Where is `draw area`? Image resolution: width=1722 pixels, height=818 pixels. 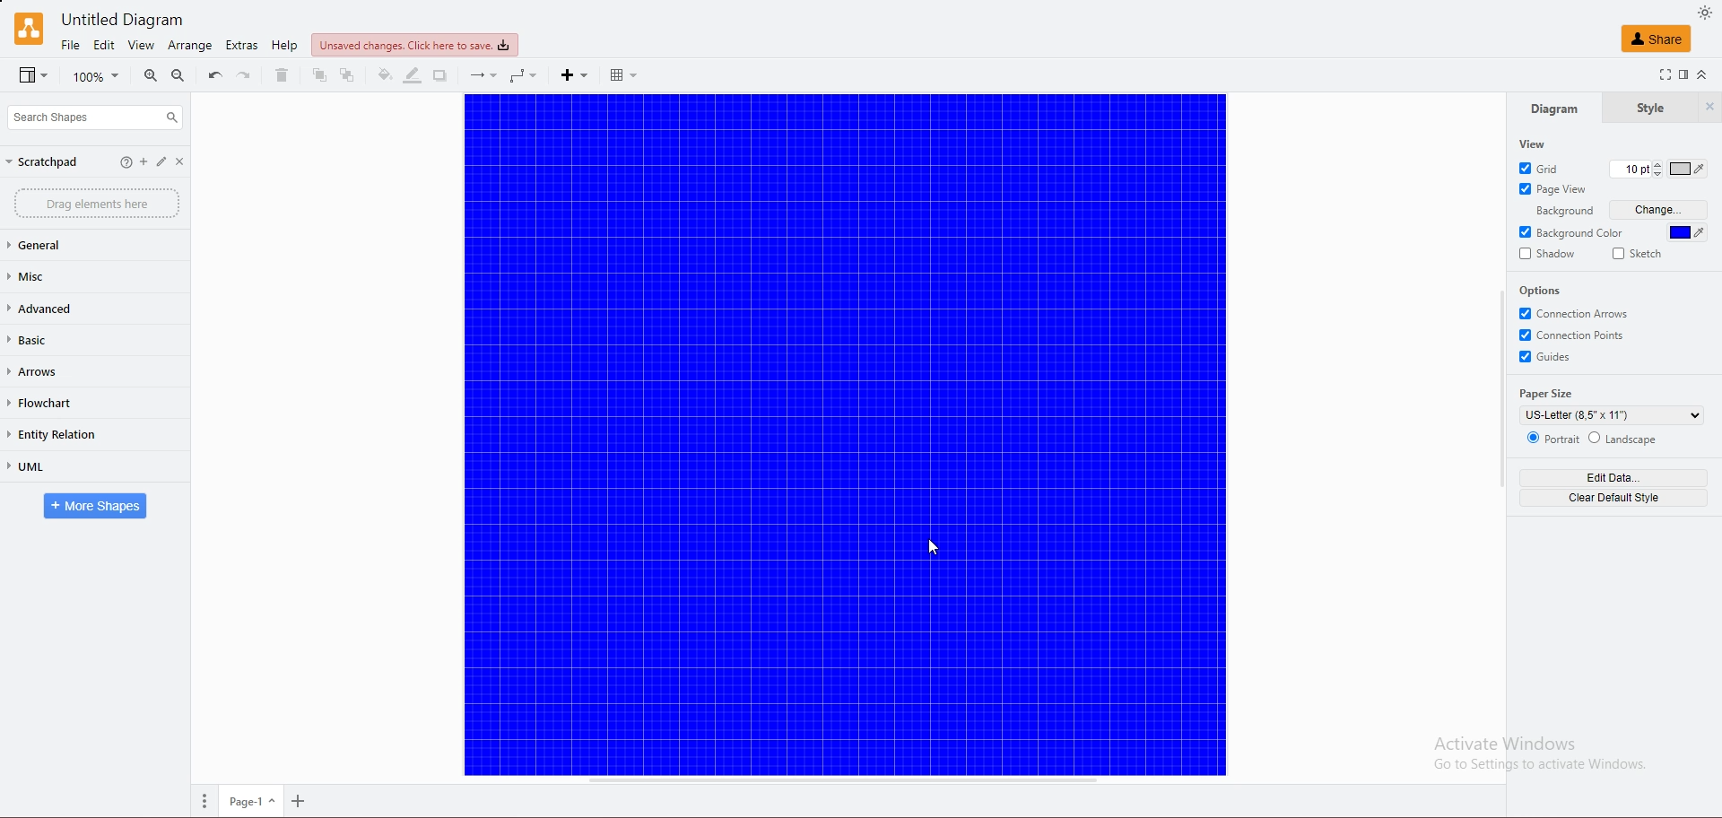
draw area is located at coordinates (845, 435).